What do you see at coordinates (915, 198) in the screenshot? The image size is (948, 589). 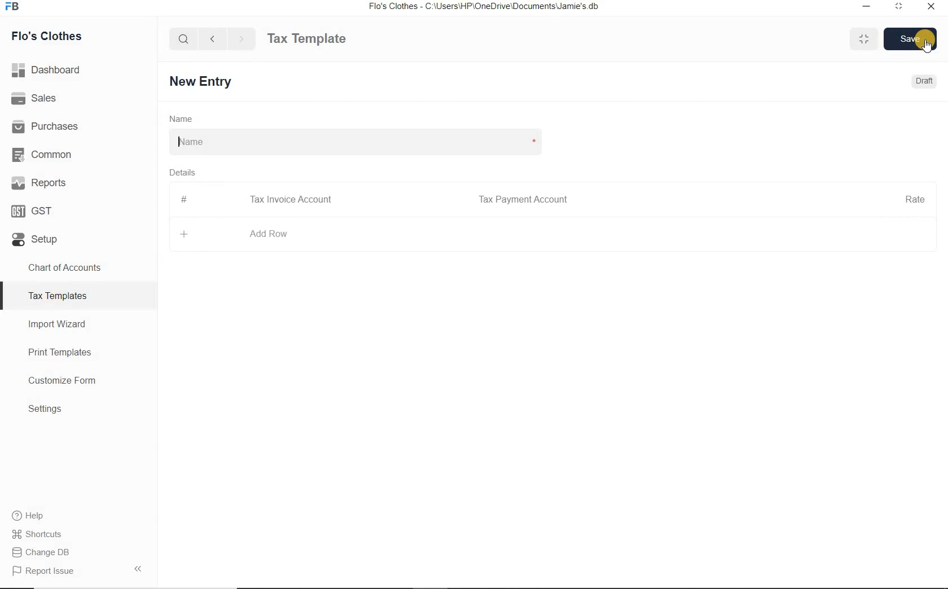 I see `Rate` at bounding box center [915, 198].